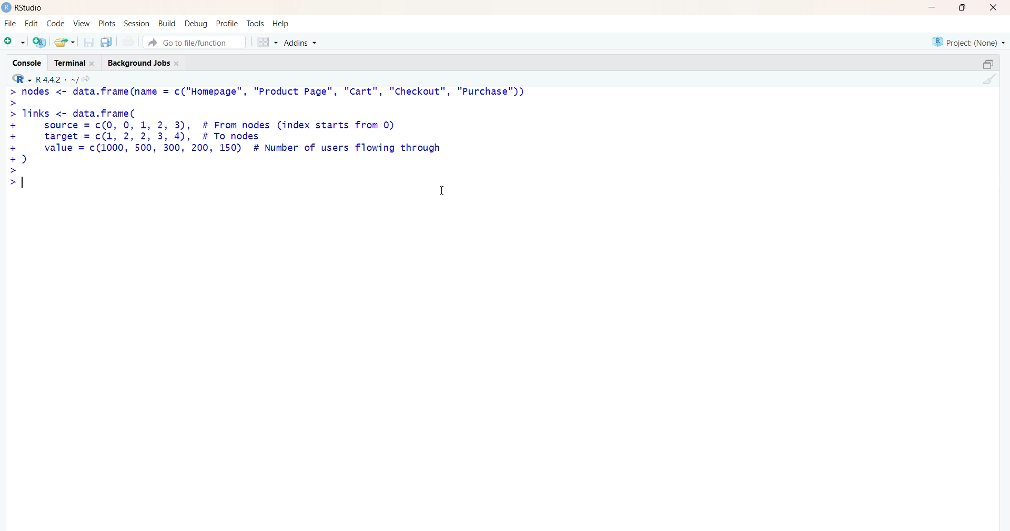 The width and height of the screenshot is (1010, 531). What do you see at coordinates (135, 24) in the screenshot?
I see `session` at bounding box center [135, 24].